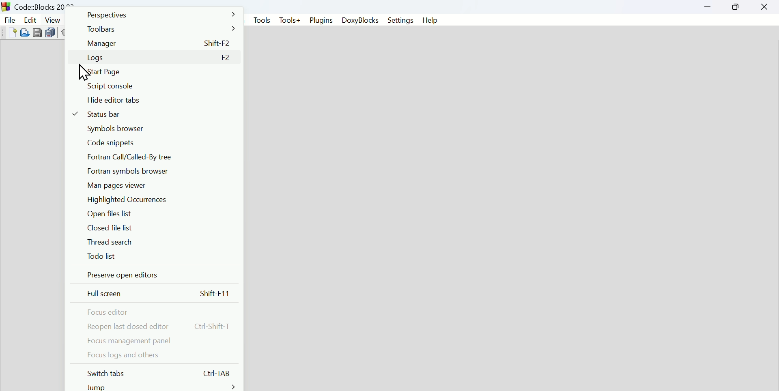 The image size is (779, 391). Describe the element at coordinates (161, 274) in the screenshot. I see `Preserve open editors` at that location.